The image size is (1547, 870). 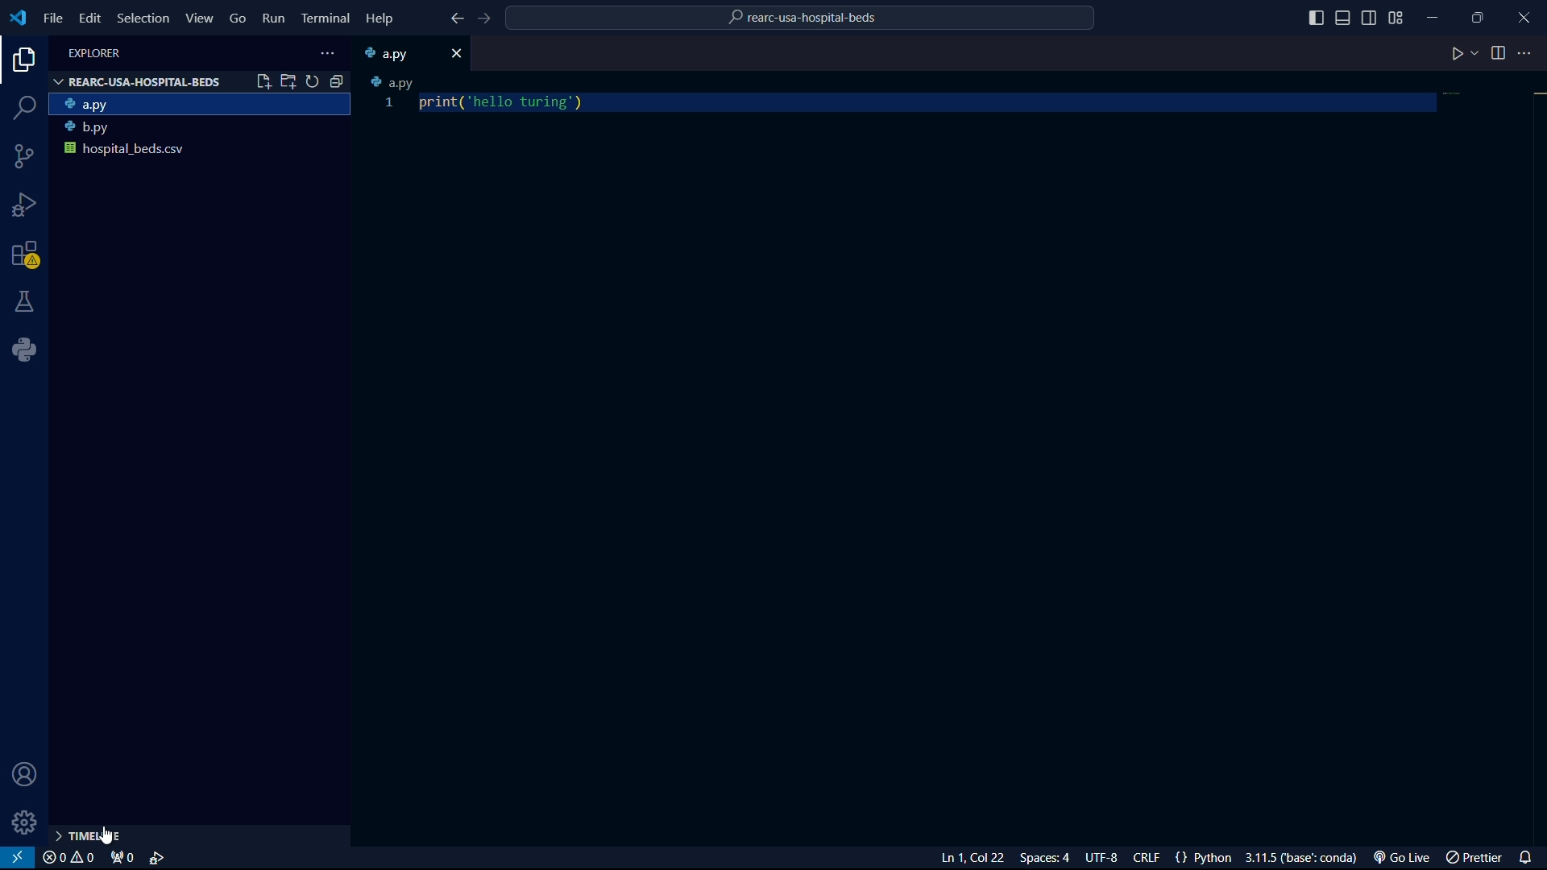 I want to click on terminal menu, so click(x=326, y=19).